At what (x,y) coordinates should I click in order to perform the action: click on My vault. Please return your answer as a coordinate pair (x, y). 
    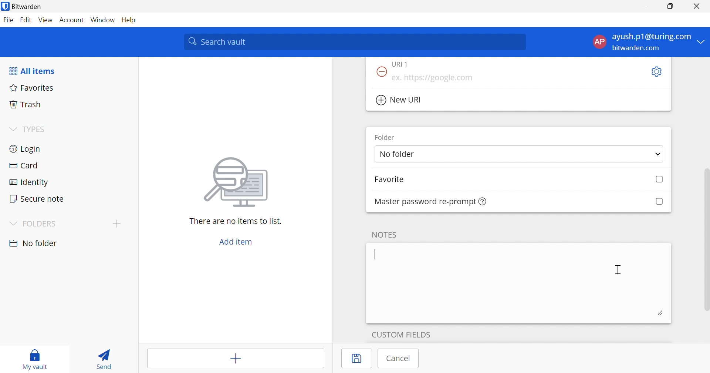
    Looking at the image, I should click on (35, 356).